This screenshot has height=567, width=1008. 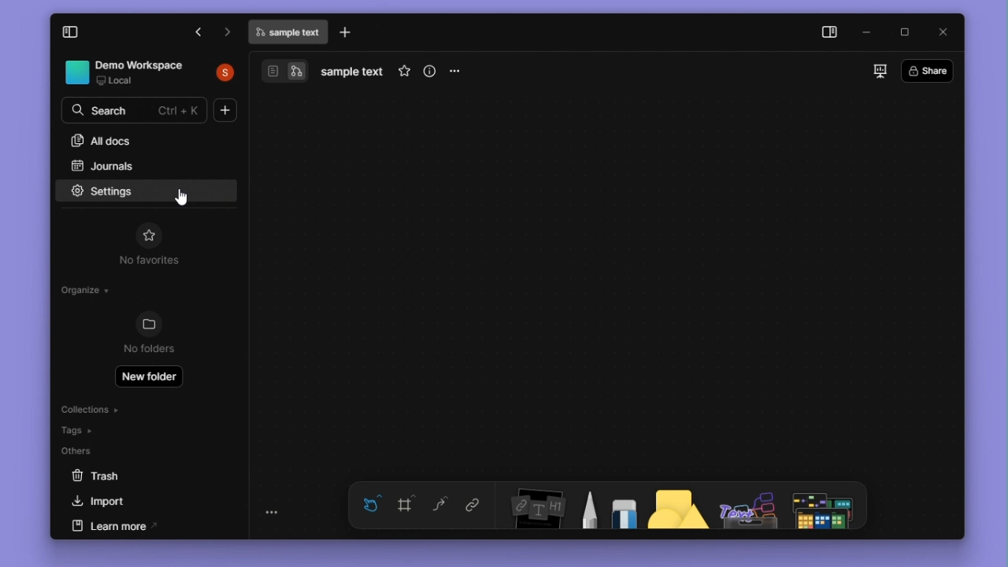 I want to click on New folder, so click(x=150, y=376).